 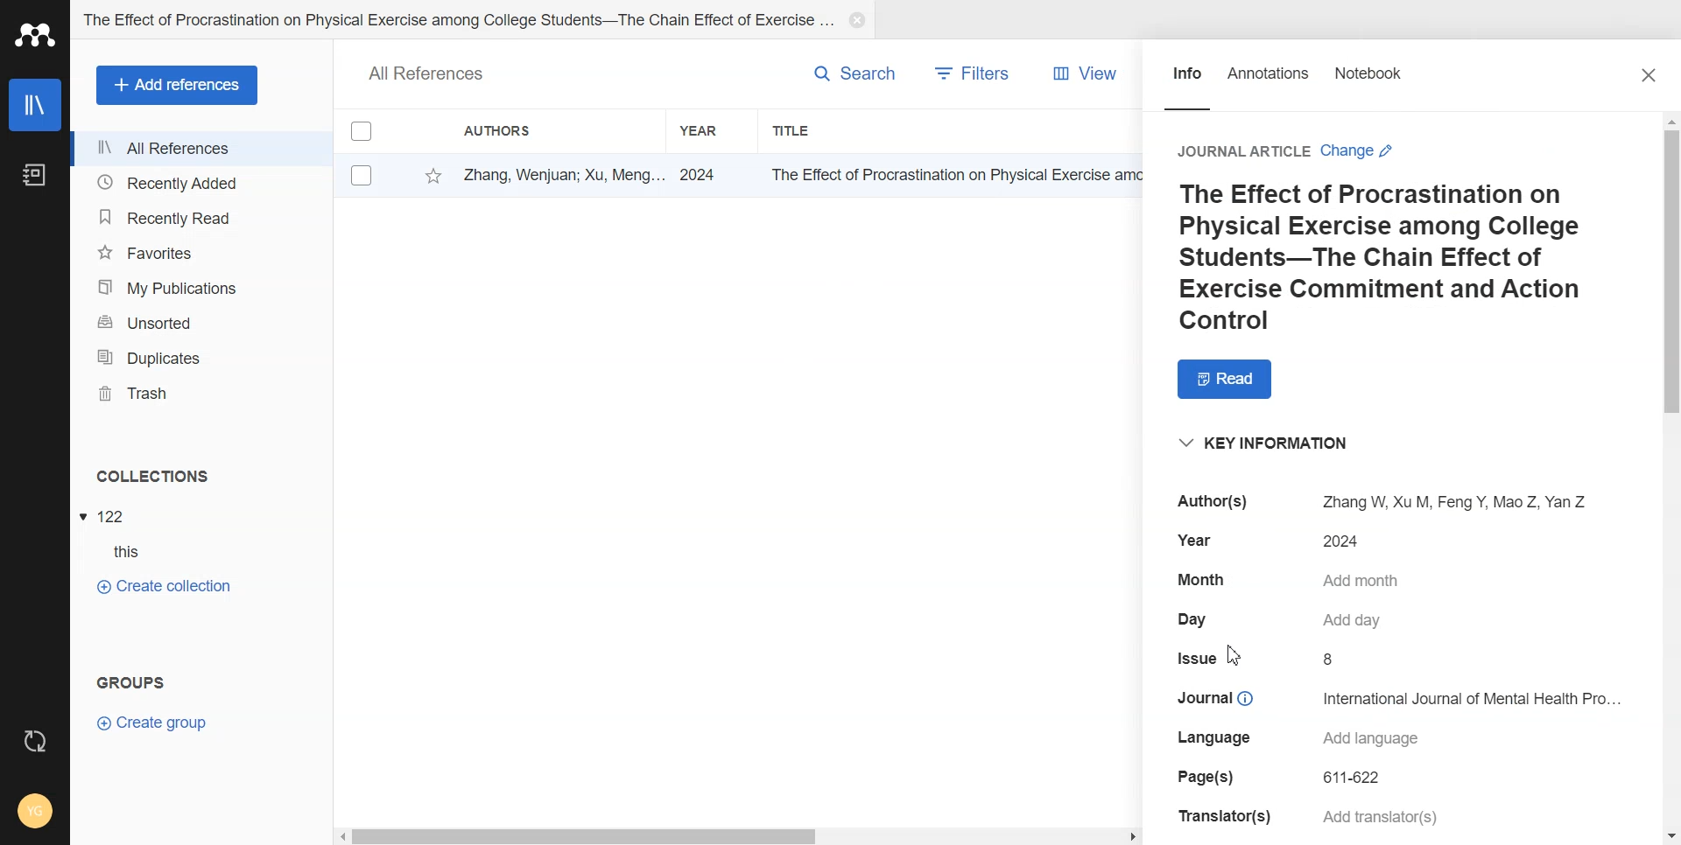 I want to click on Recently Added, so click(x=199, y=184).